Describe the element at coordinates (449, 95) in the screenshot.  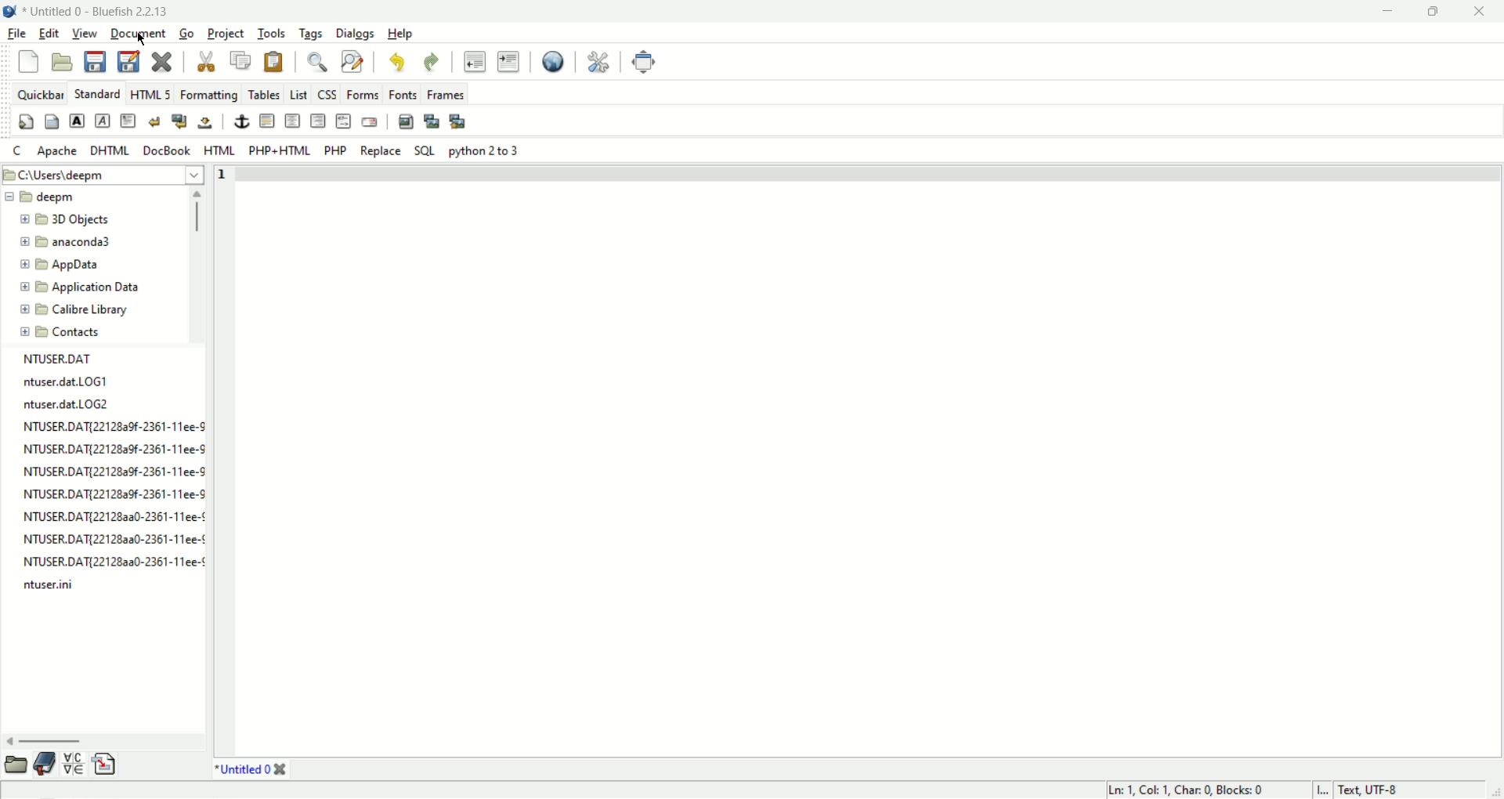
I see `frames` at that location.